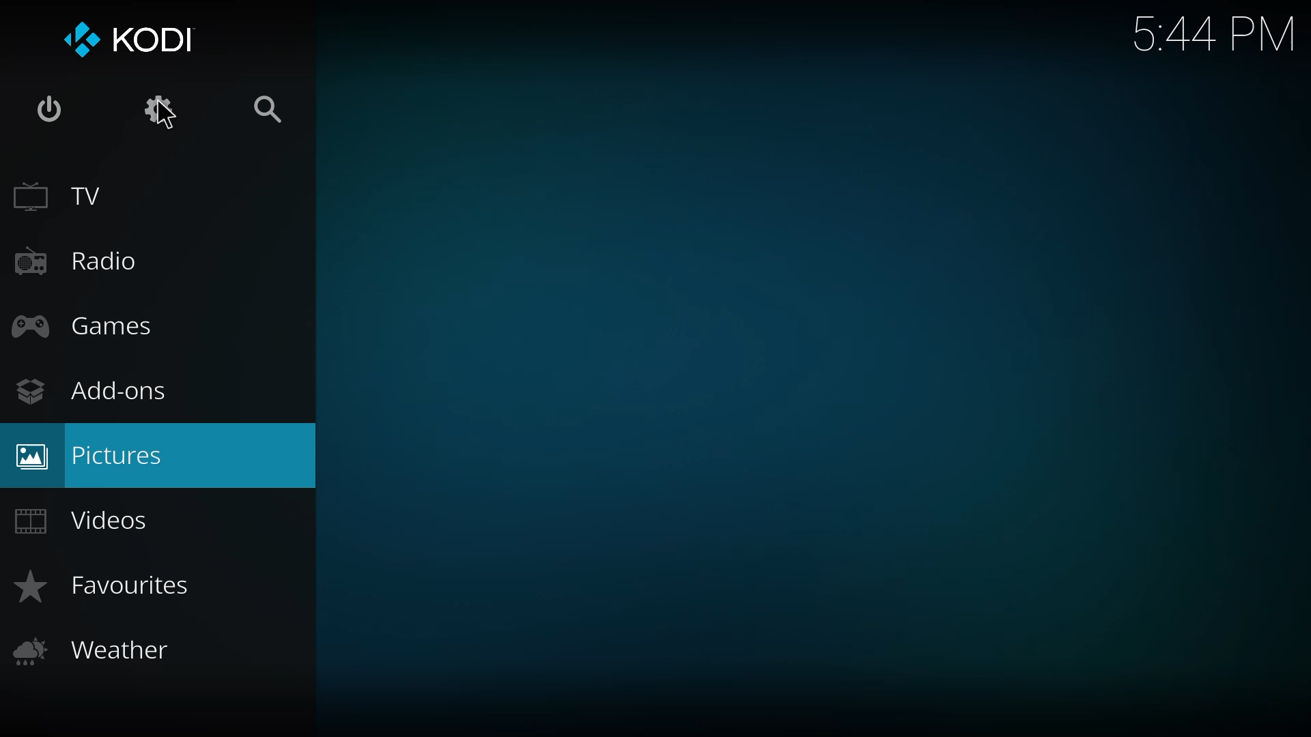  I want to click on kodi logo, so click(79, 42).